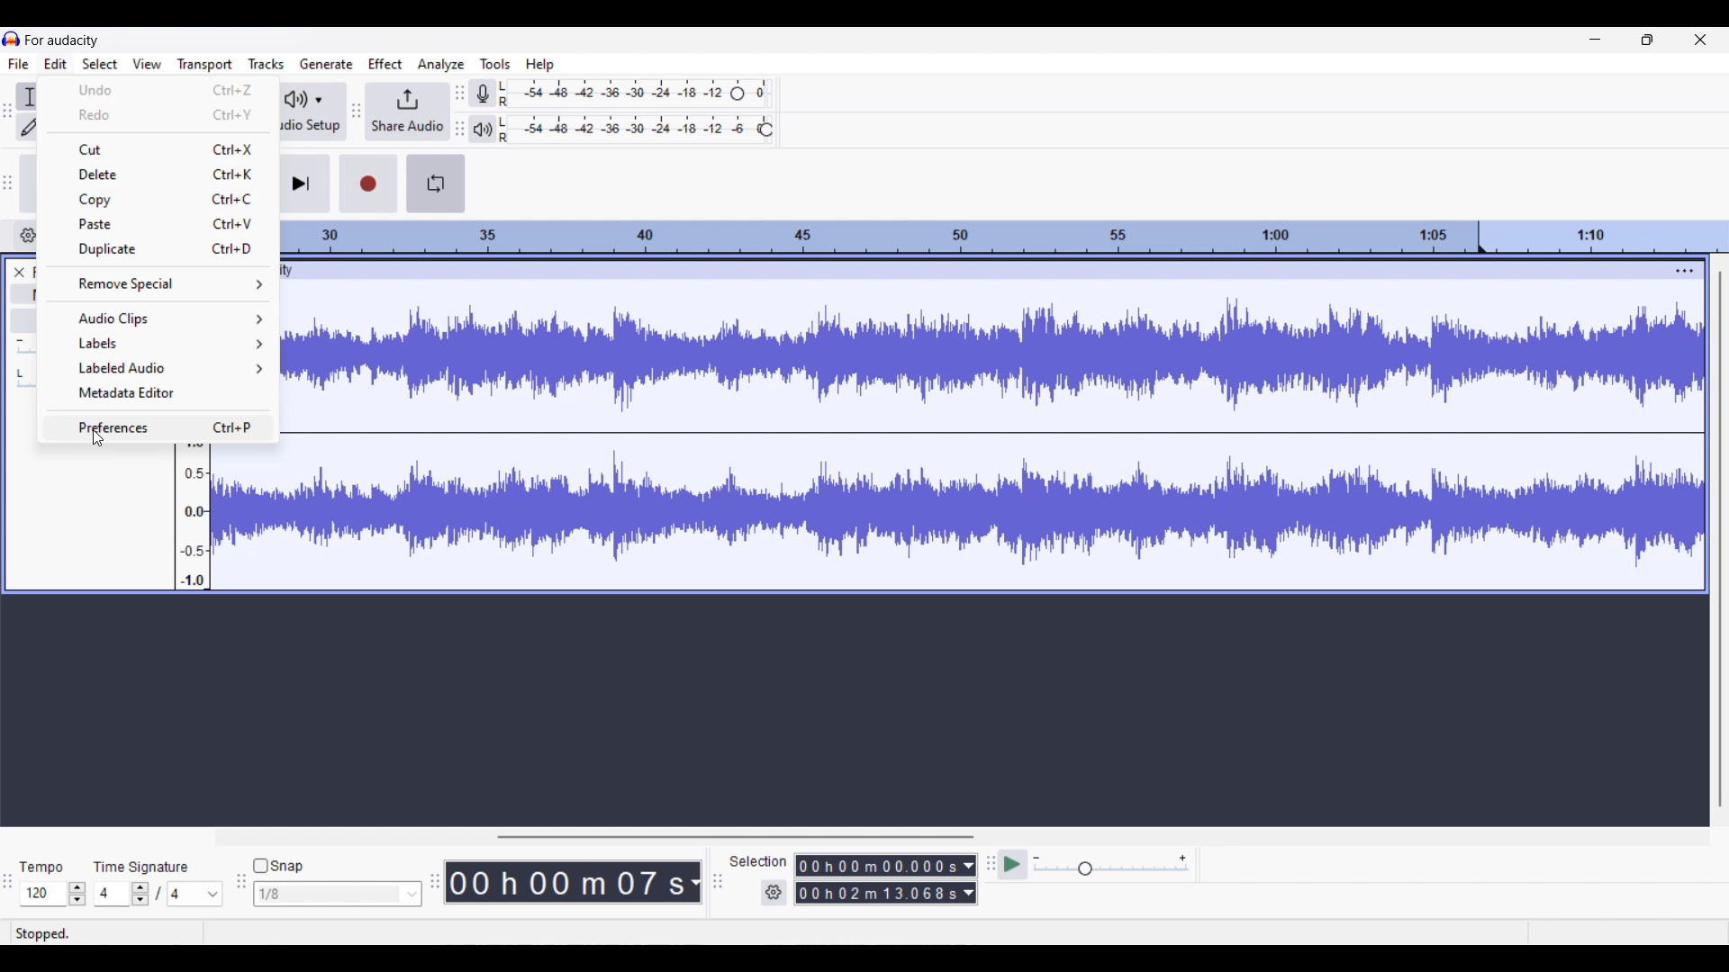 This screenshot has height=972, width=1729. I want to click on Enable looping, so click(436, 184).